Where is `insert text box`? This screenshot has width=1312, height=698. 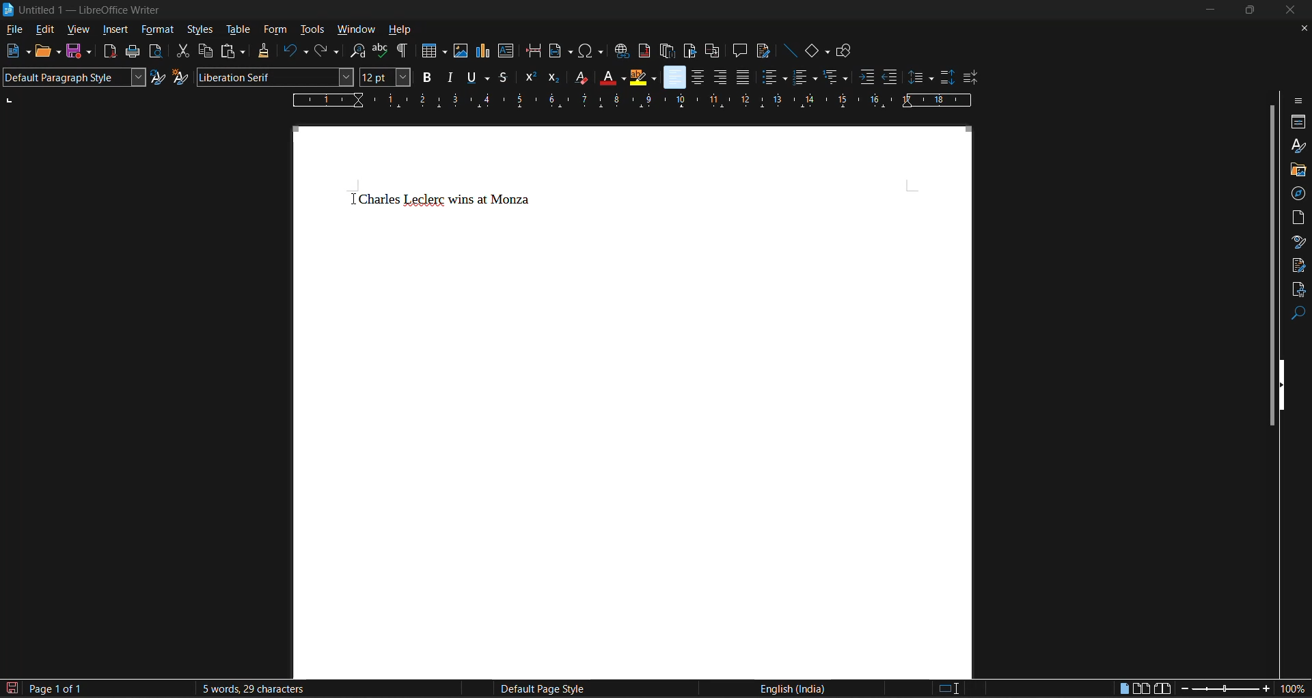
insert text box is located at coordinates (506, 51).